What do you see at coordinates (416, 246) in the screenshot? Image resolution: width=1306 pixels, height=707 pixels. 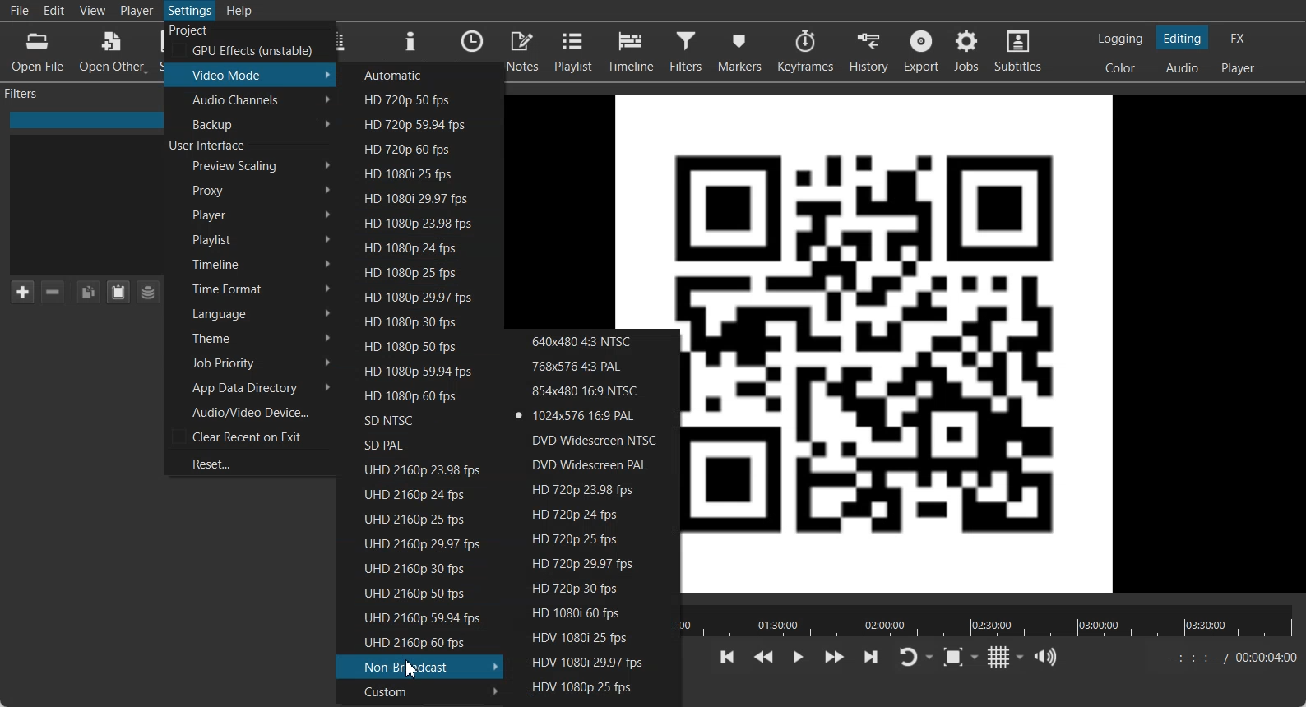 I see `HD 1080p 24 fps` at bounding box center [416, 246].